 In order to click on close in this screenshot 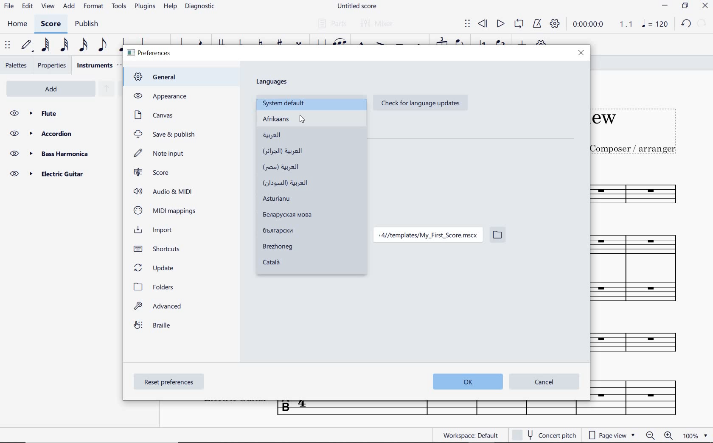, I will do `click(581, 53)`.